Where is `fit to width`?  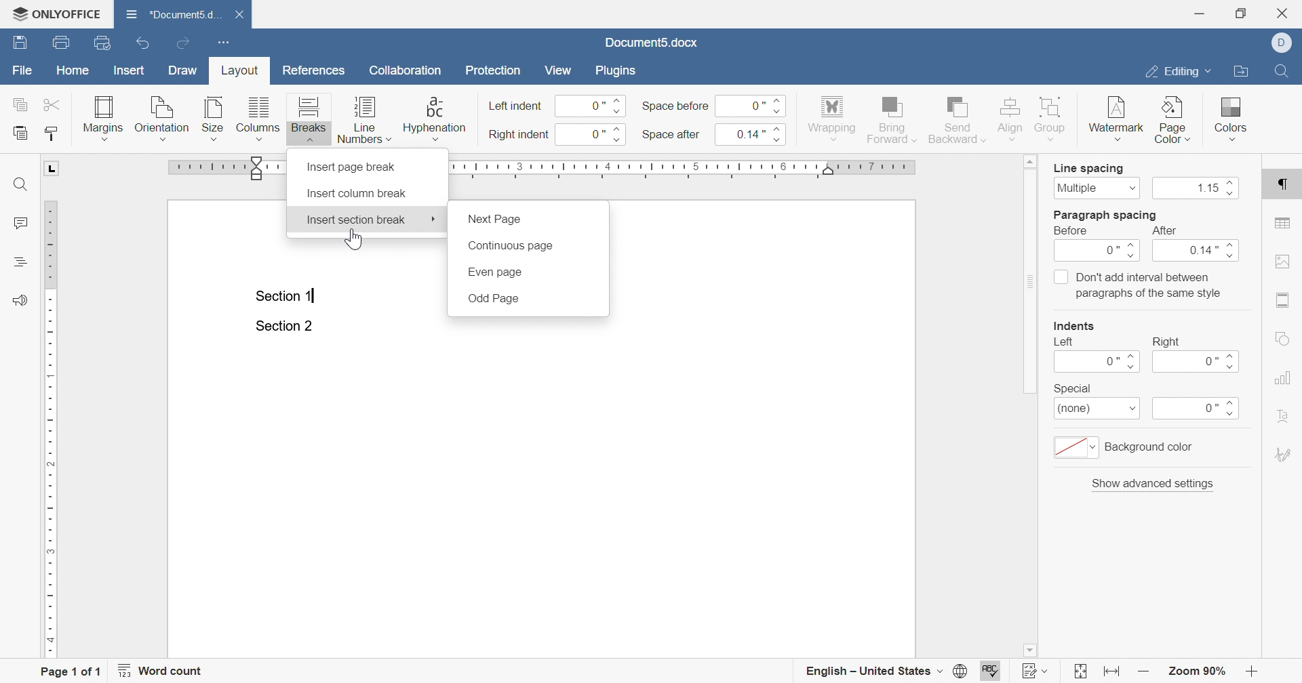
fit to width is located at coordinates (1113, 674).